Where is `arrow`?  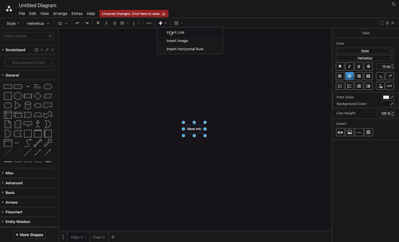 arrow is located at coordinates (48, 143).